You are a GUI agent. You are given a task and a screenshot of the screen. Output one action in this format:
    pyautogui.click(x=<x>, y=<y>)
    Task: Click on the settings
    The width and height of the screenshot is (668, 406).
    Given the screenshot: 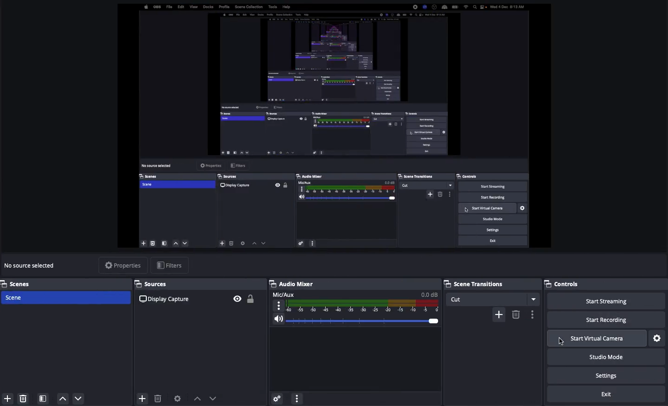 What is the action you would take?
    pyautogui.click(x=299, y=397)
    